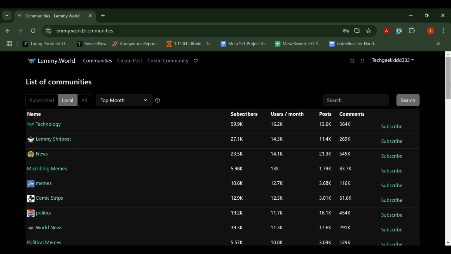  I want to click on Scroll Bar, so click(447, 149).